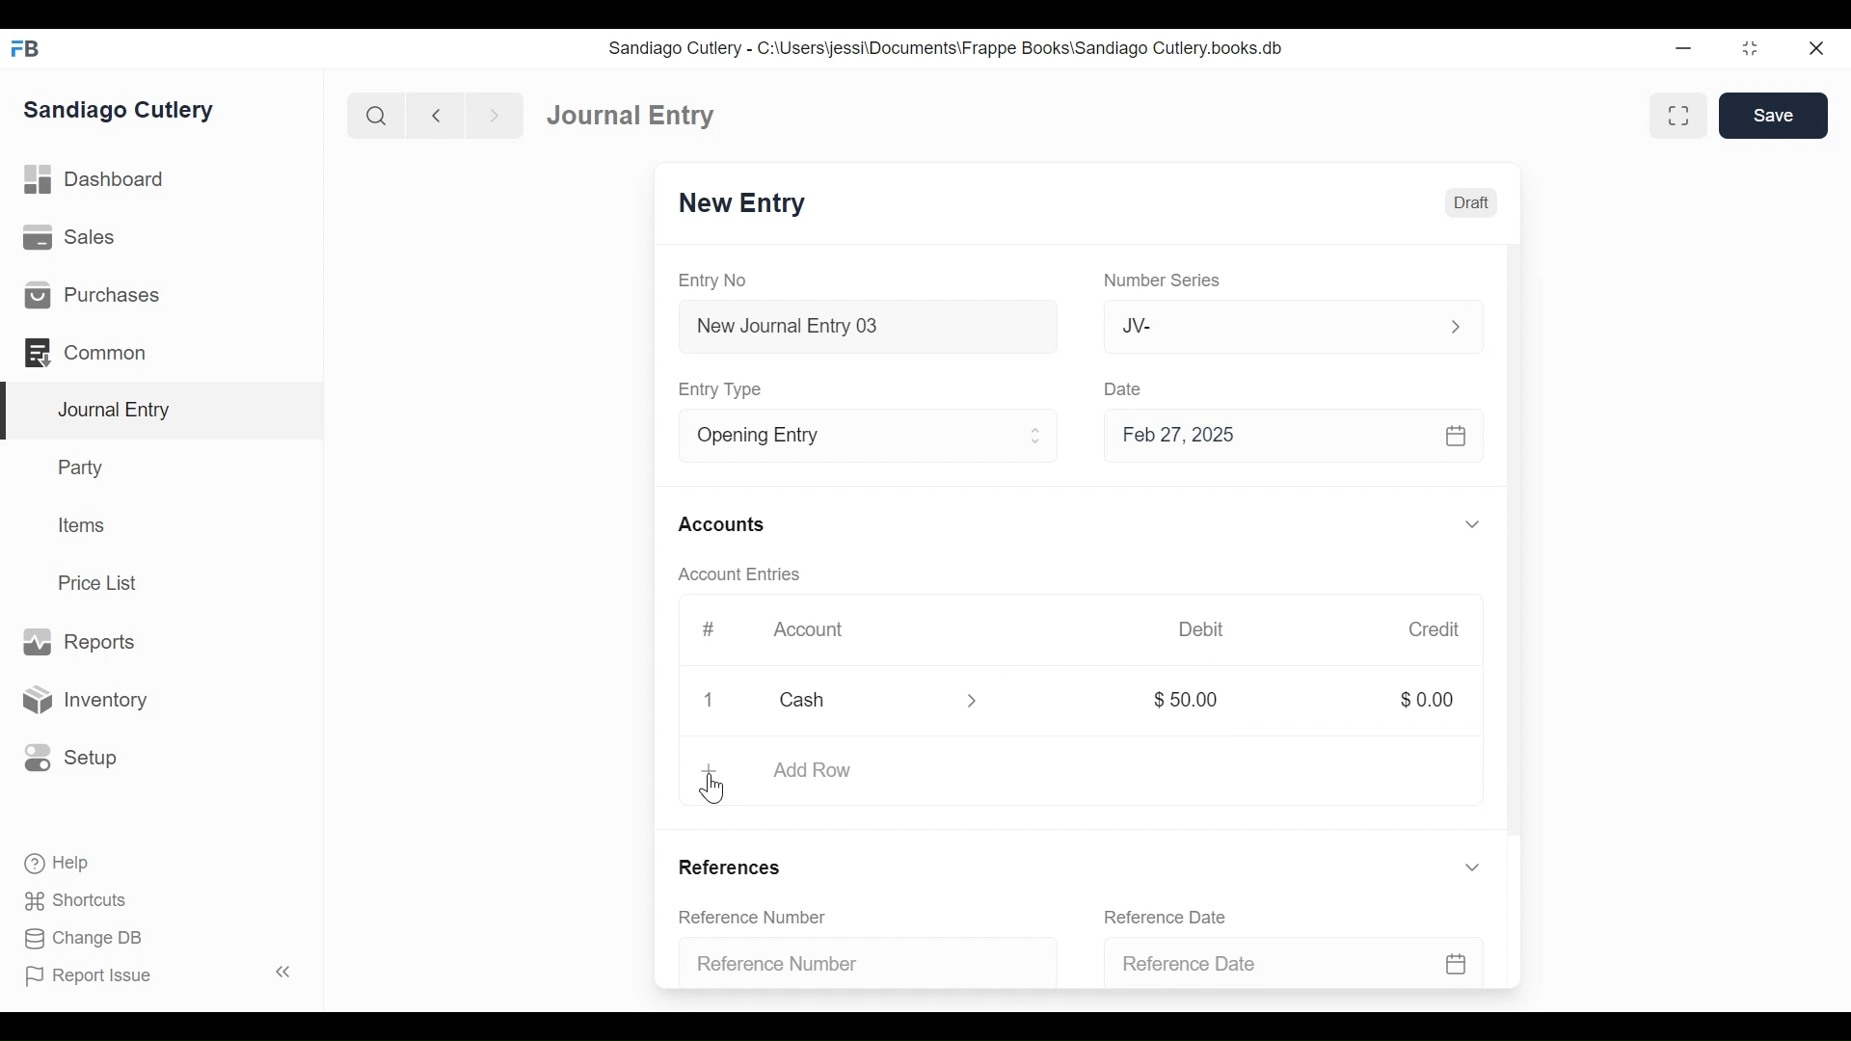 This screenshot has height=1041, width=1851. Describe the element at coordinates (782, 772) in the screenshot. I see `+ Add Row` at that location.